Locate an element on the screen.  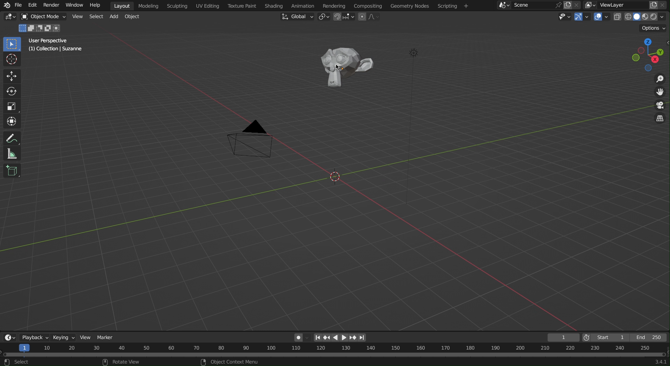
Rotate is located at coordinates (12, 91).